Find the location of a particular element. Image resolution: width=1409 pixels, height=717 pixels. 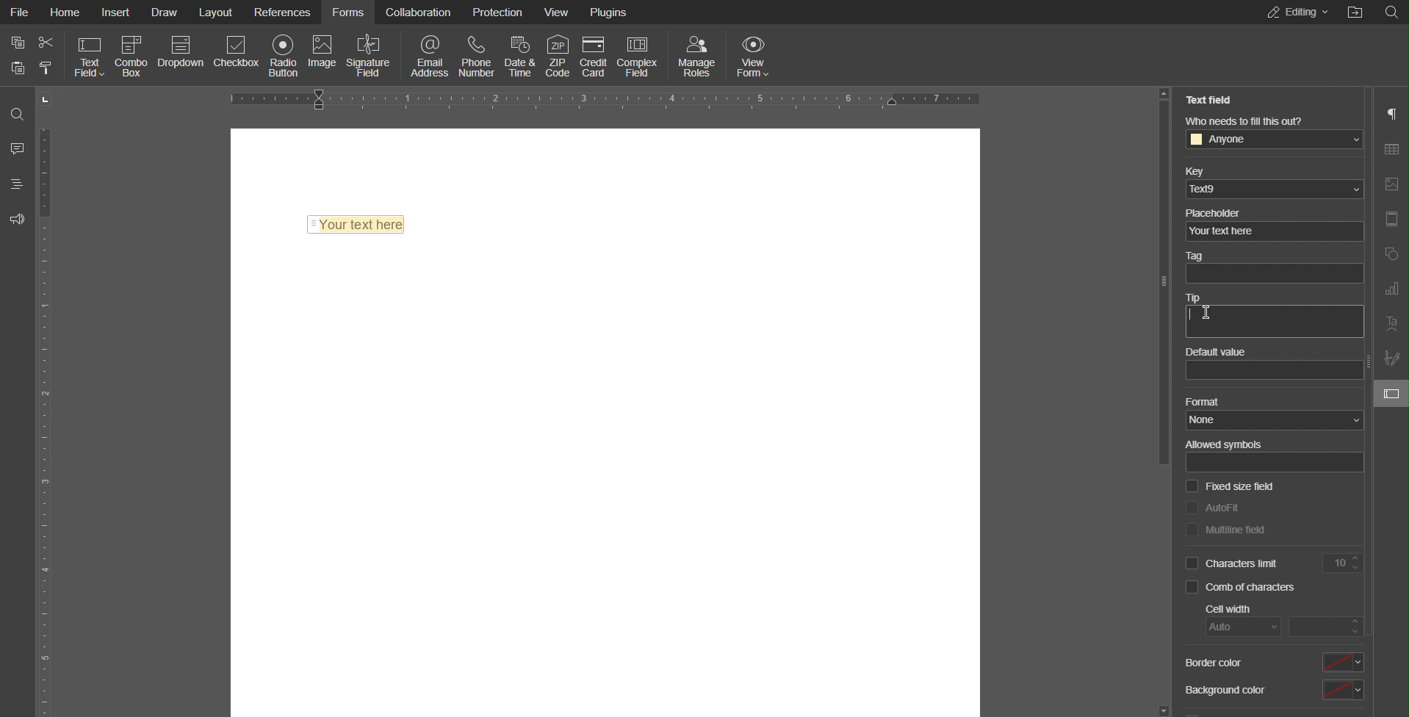

ZIP Code is located at coordinates (556, 54).